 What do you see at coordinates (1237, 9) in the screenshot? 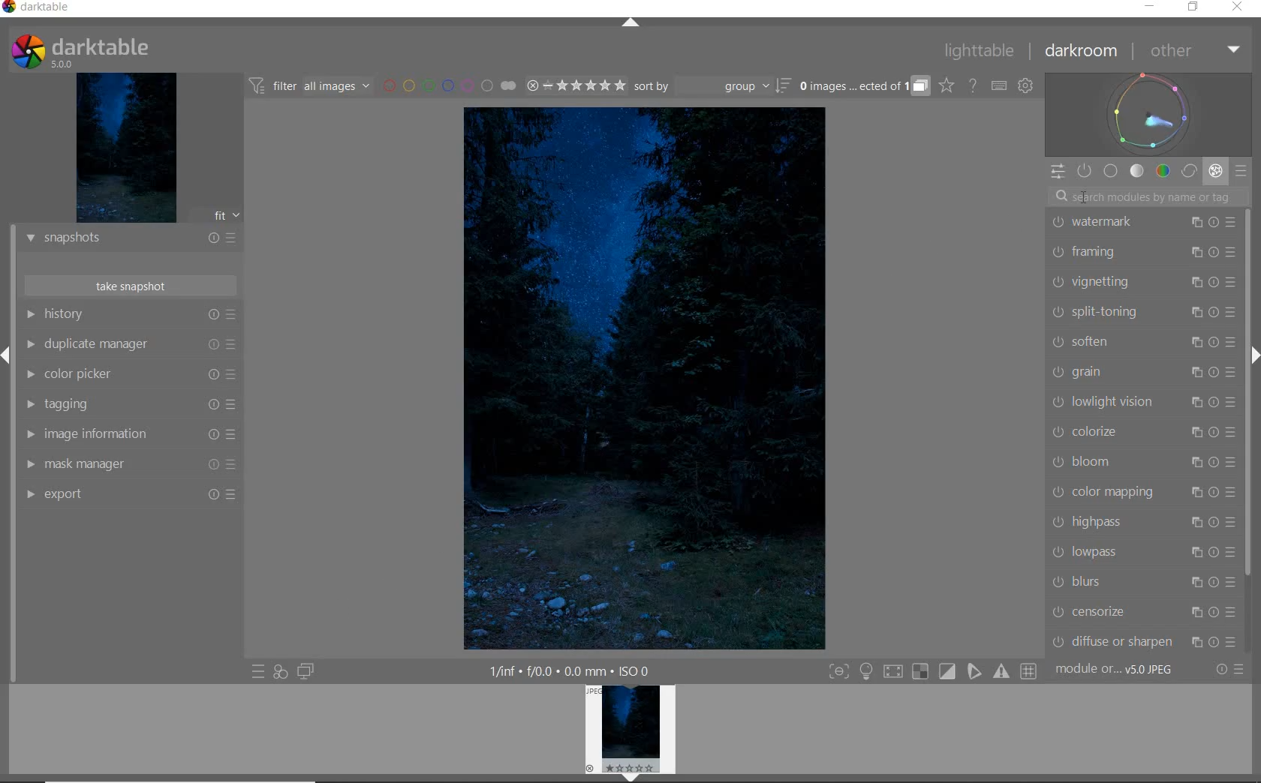
I see `CLOSE` at bounding box center [1237, 9].